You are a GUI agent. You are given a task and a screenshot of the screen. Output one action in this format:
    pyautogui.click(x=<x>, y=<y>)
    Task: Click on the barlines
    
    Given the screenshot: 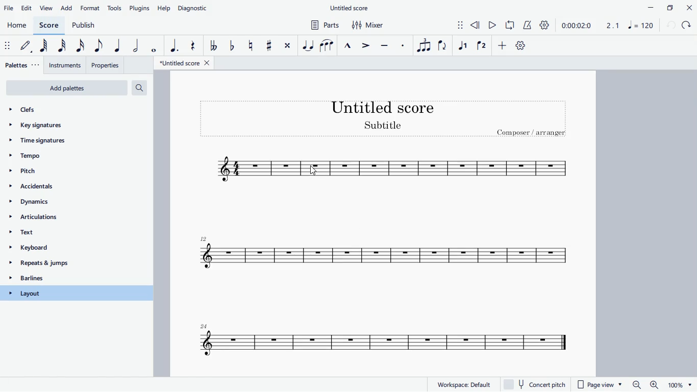 What is the action you would take?
    pyautogui.click(x=67, y=279)
    